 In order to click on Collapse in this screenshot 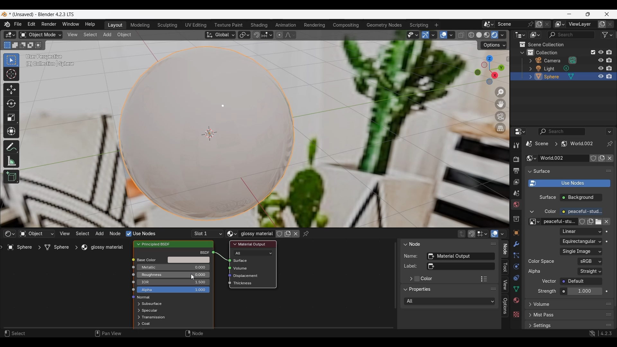, I will do `click(532, 212)`.